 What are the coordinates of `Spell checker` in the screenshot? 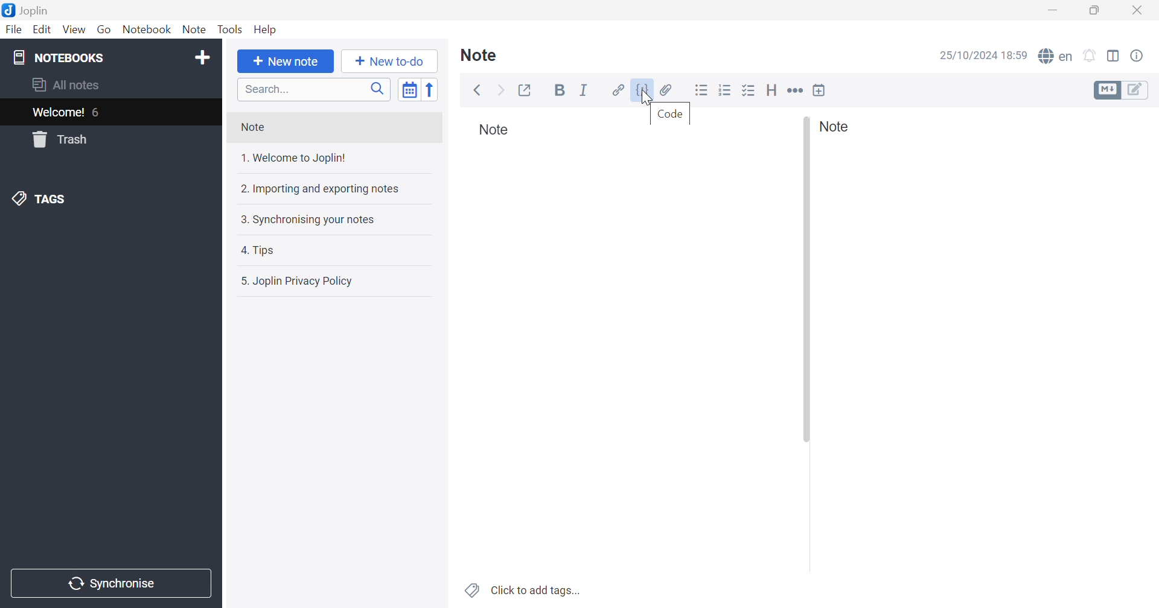 It's located at (1058, 56).